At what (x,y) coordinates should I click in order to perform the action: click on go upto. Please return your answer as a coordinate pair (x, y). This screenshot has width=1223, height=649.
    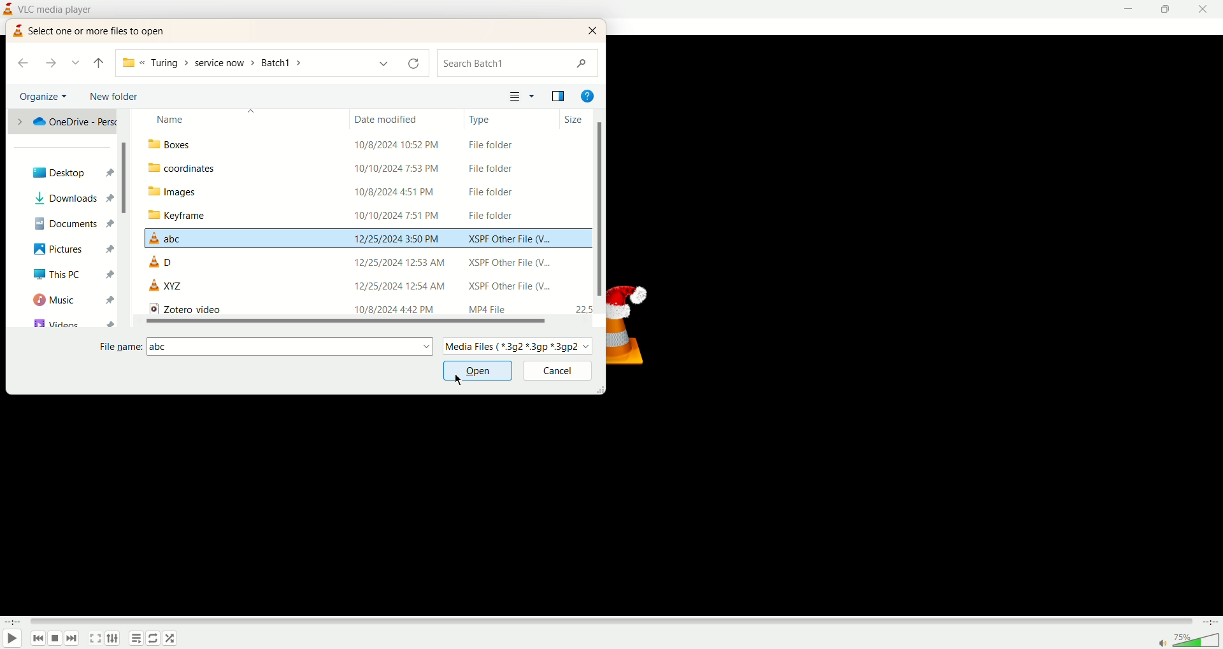
    Looking at the image, I should click on (99, 64).